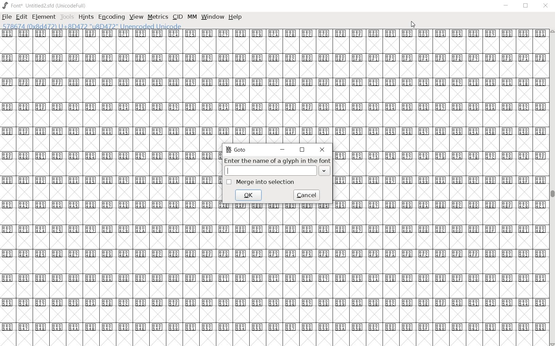 This screenshot has width=555, height=346. What do you see at coordinates (236, 17) in the screenshot?
I see `help` at bounding box center [236, 17].